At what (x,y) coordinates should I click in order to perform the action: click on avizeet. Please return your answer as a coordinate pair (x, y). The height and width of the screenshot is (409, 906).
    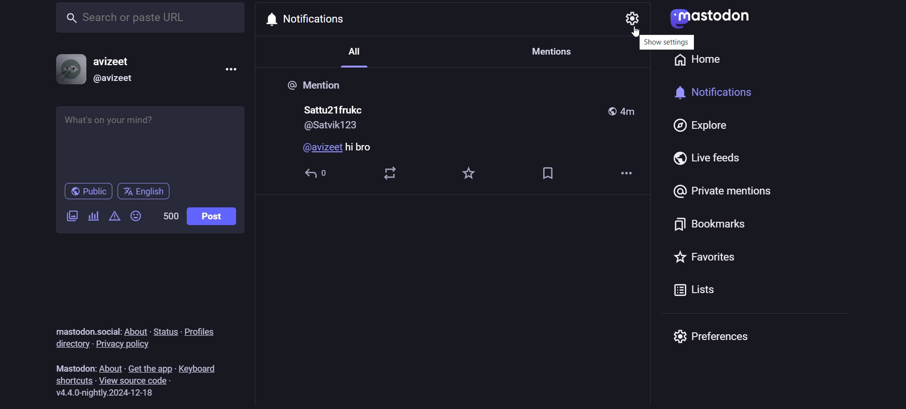
    Looking at the image, I should click on (118, 60).